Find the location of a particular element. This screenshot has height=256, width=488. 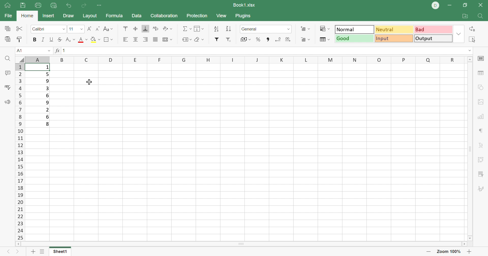

Formula is located at coordinates (114, 17).